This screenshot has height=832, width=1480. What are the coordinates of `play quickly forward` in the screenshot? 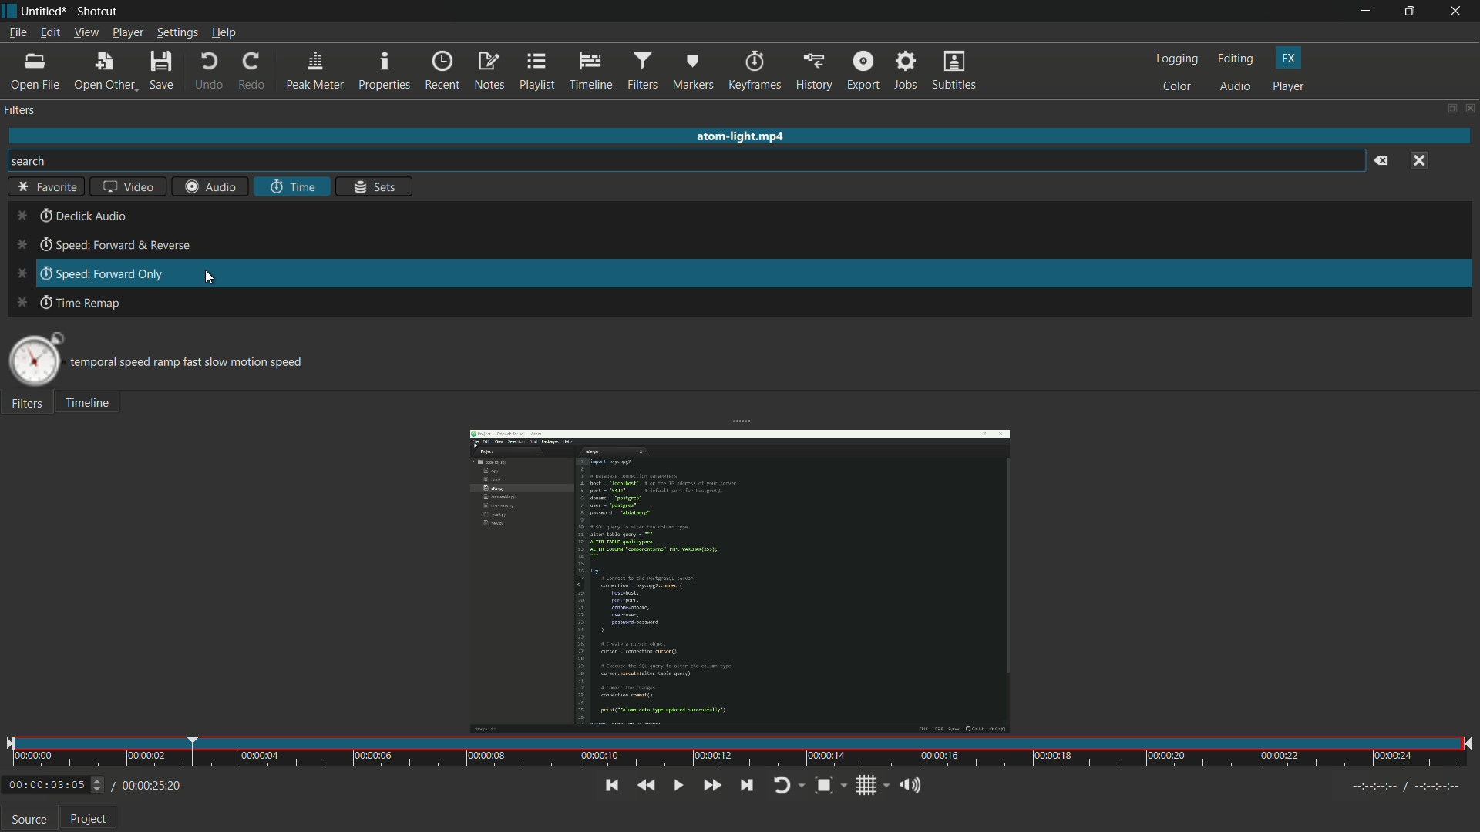 It's located at (714, 784).